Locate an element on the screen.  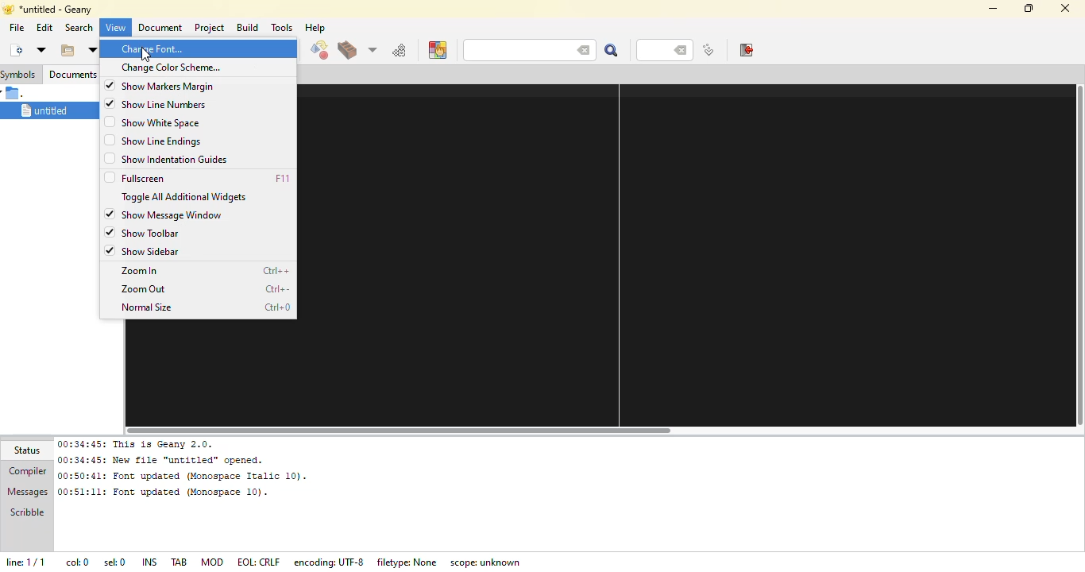
show message window is located at coordinates (174, 214).